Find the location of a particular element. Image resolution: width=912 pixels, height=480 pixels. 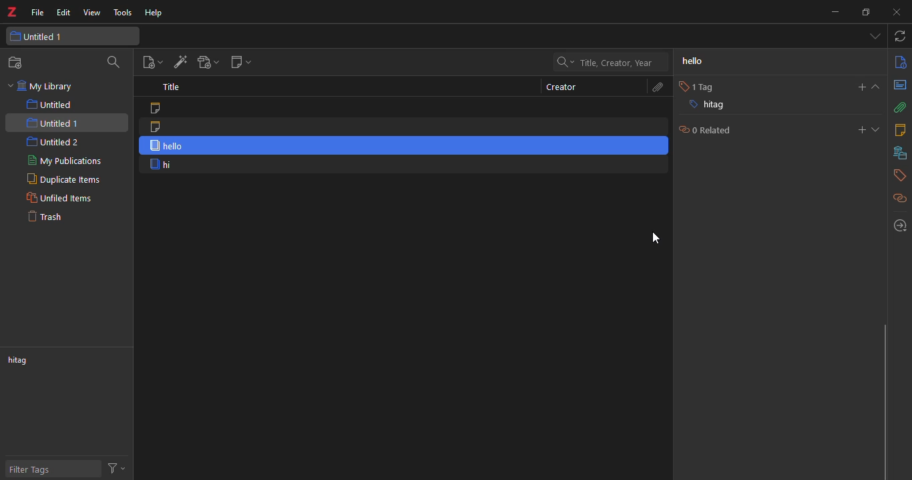

tag added to item is located at coordinates (172, 145).